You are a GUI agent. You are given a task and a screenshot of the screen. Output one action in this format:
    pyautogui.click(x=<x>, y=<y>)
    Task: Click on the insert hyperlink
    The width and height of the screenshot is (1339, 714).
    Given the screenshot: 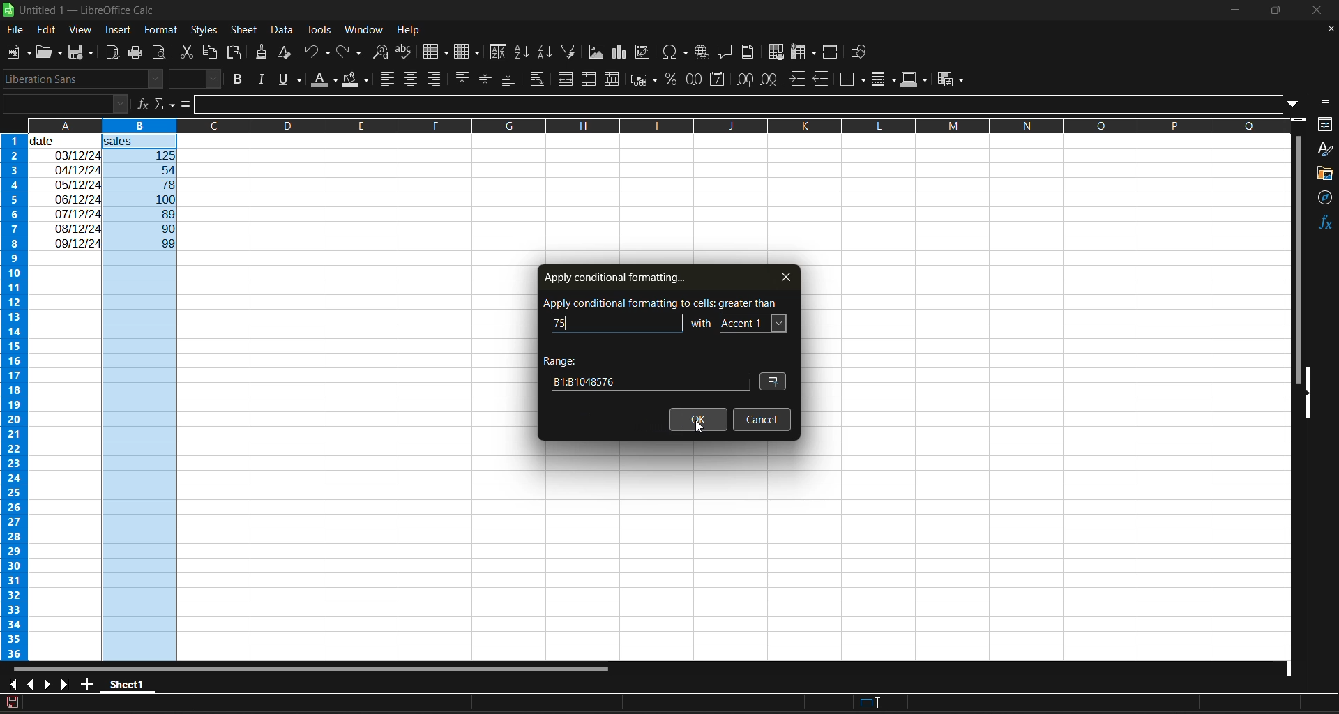 What is the action you would take?
    pyautogui.click(x=703, y=53)
    